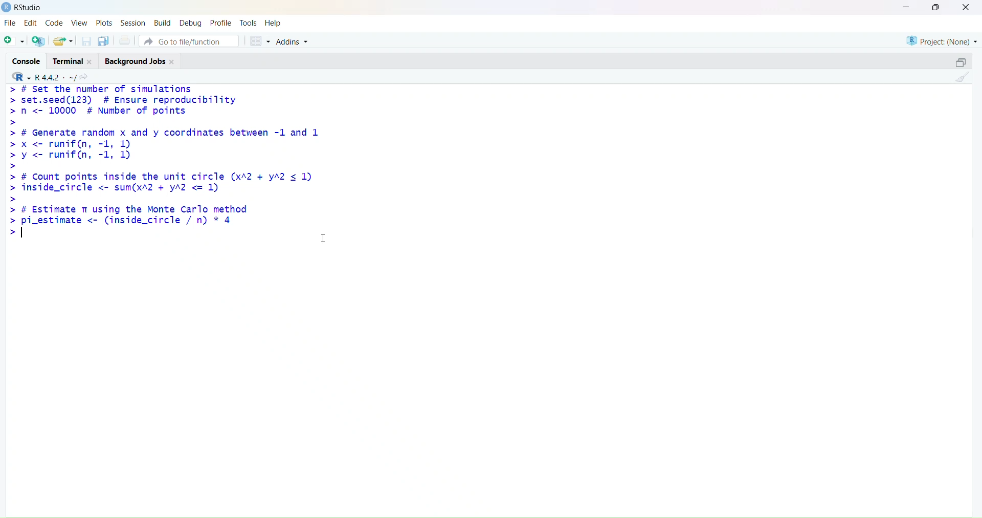 This screenshot has width=982, height=518. What do you see at coordinates (104, 39) in the screenshot?
I see `Save all open documents (Ctrl + Alt + S)` at bounding box center [104, 39].